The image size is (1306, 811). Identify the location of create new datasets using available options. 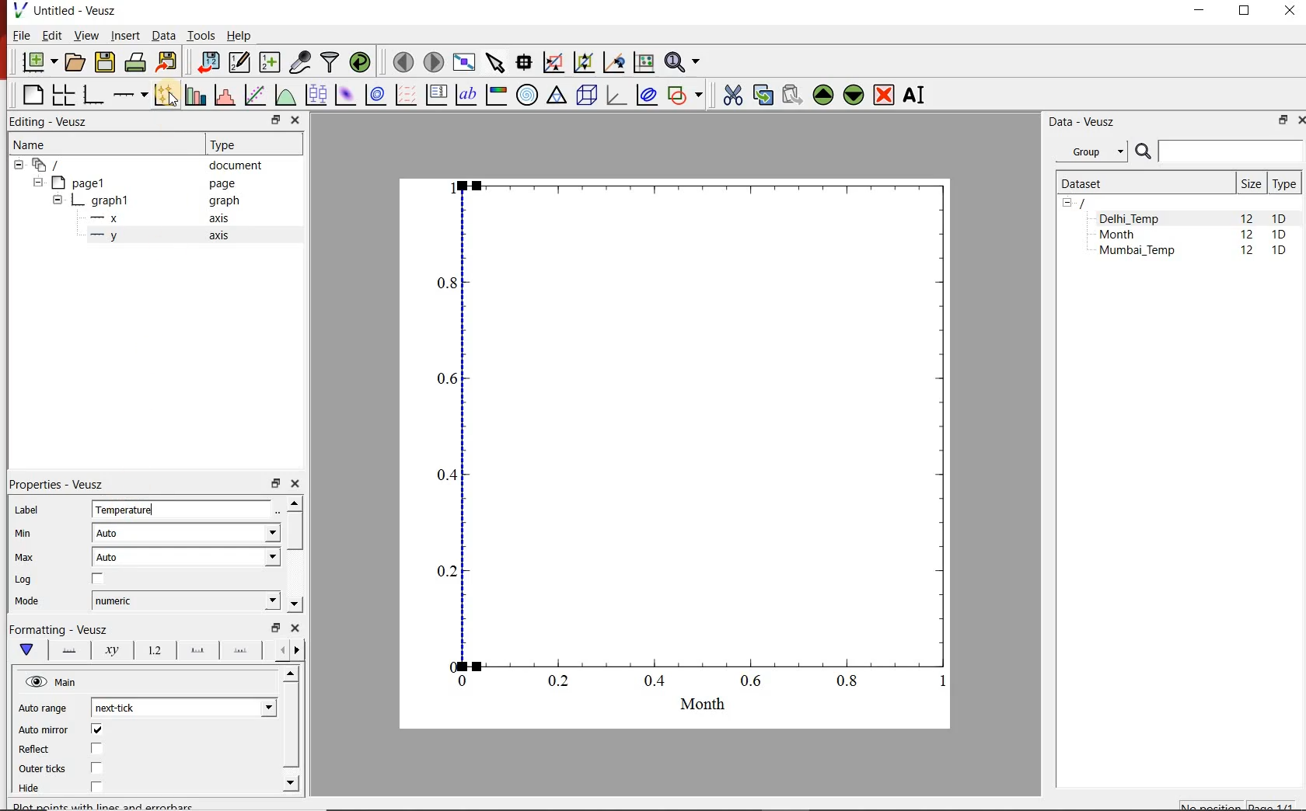
(270, 63).